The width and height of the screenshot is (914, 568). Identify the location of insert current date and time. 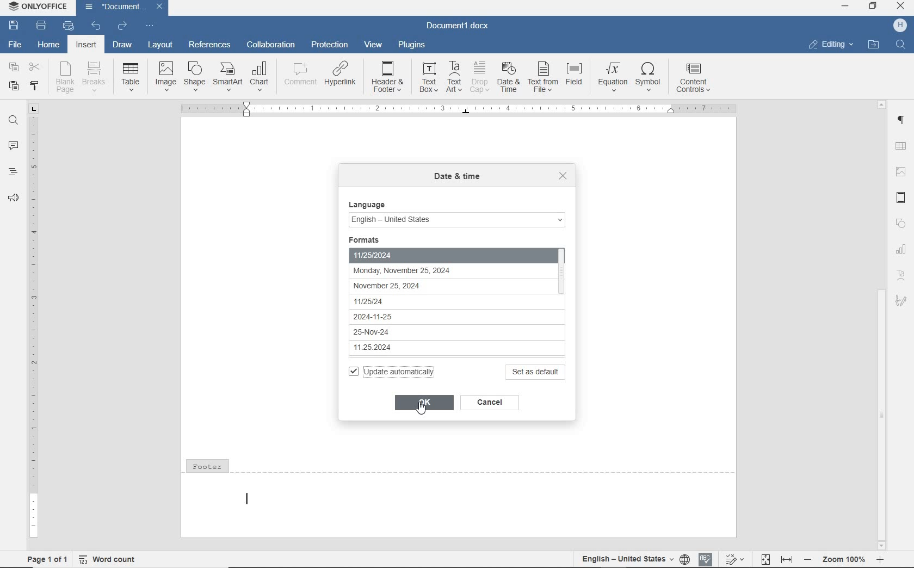
(488, 108).